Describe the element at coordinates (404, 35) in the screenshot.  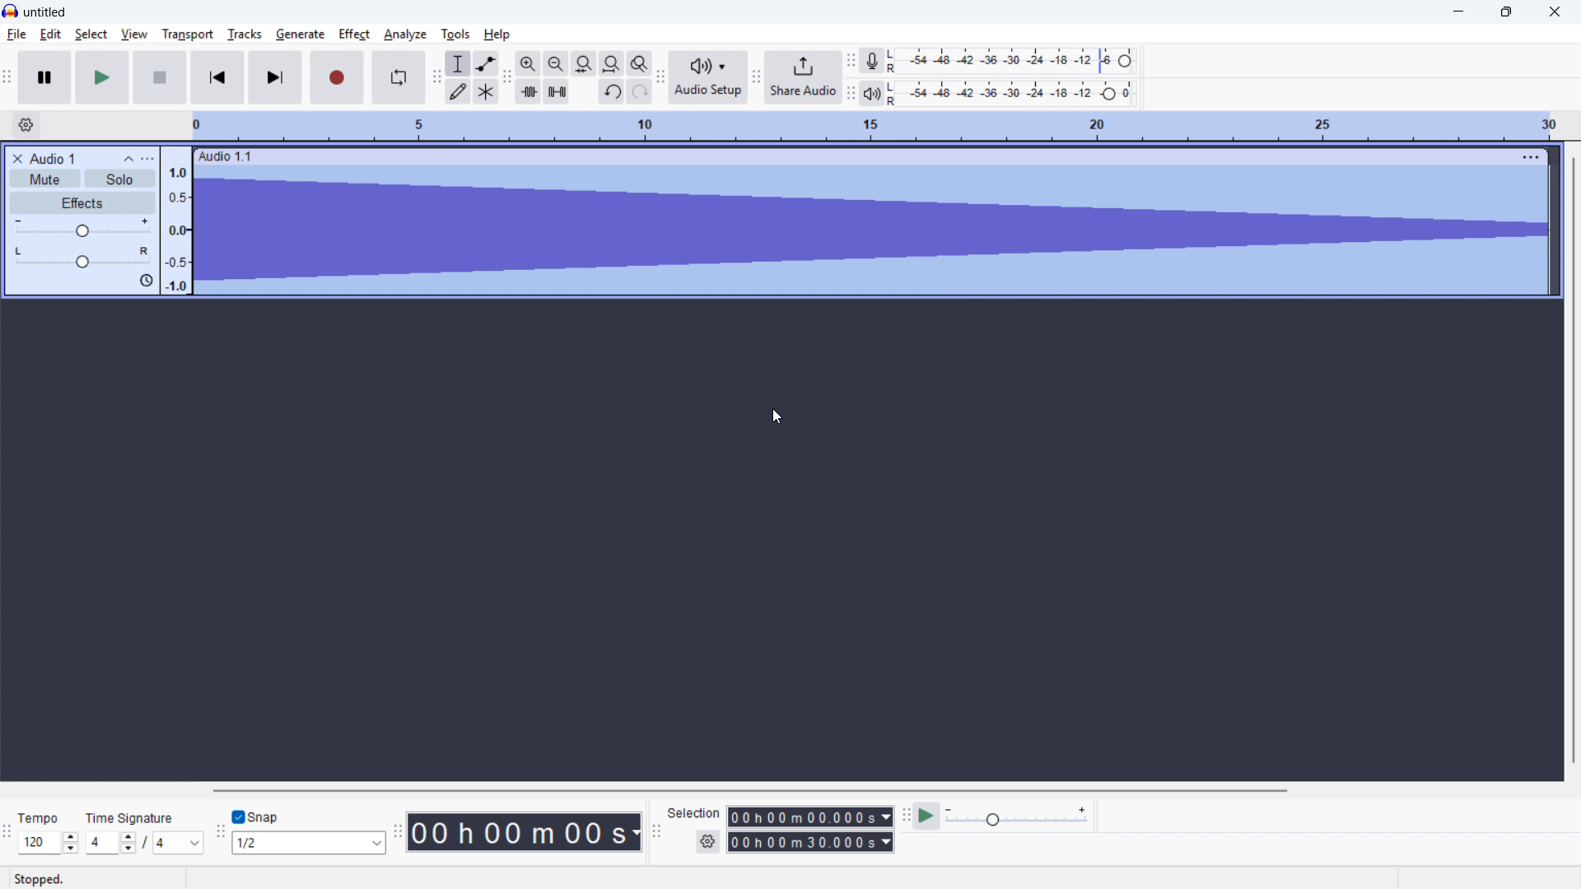
I see `analyse ` at that location.